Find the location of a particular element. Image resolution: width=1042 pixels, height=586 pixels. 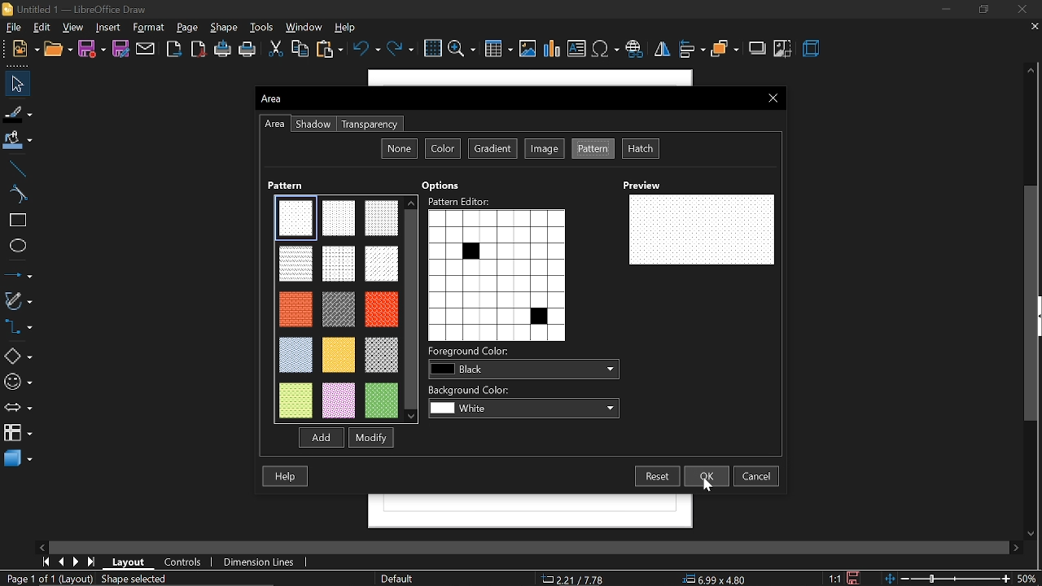

insert text is located at coordinates (576, 49).